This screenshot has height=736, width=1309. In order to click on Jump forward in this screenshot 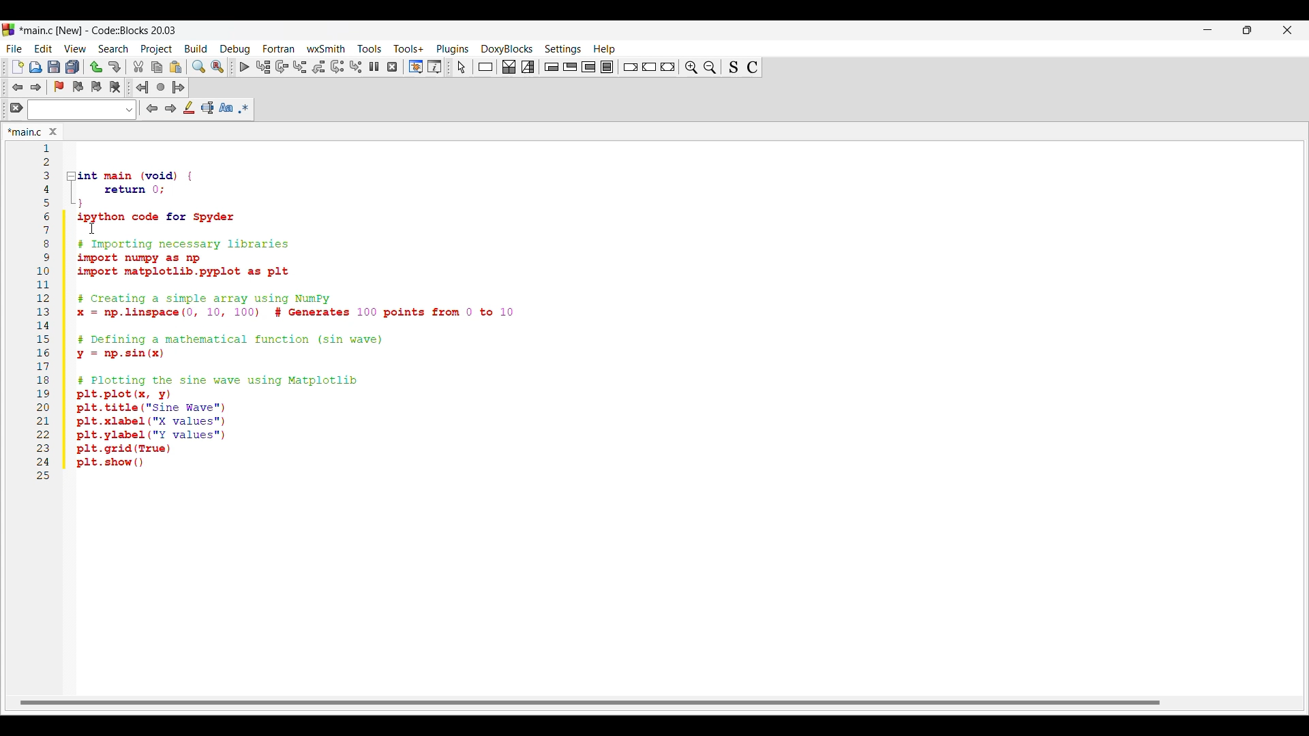, I will do `click(179, 87)`.